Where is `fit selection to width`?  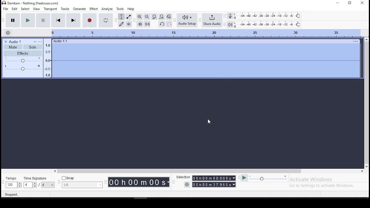
fit selection to width is located at coordinates (153, 16).